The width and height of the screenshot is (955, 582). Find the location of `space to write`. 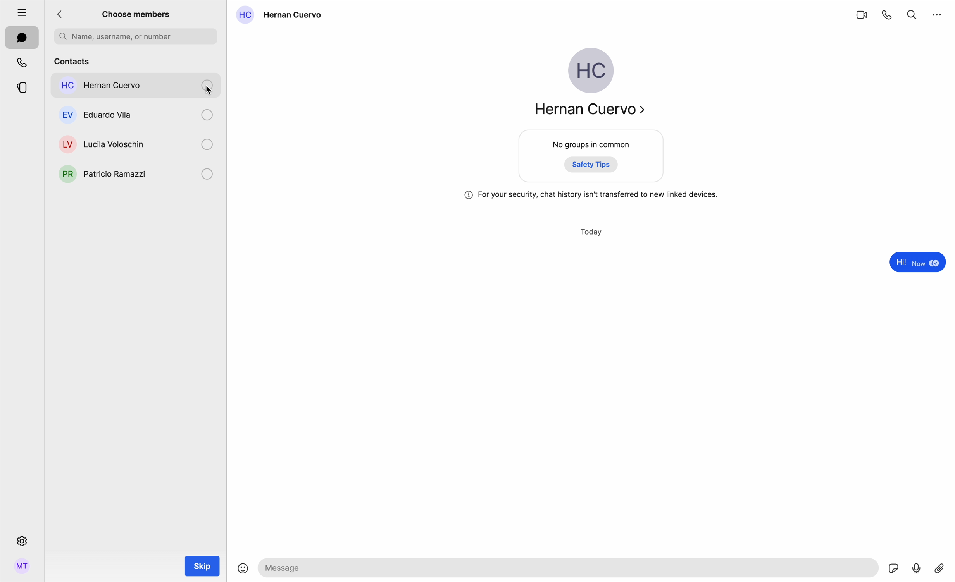

space to write is located at coordinates (570, 567).